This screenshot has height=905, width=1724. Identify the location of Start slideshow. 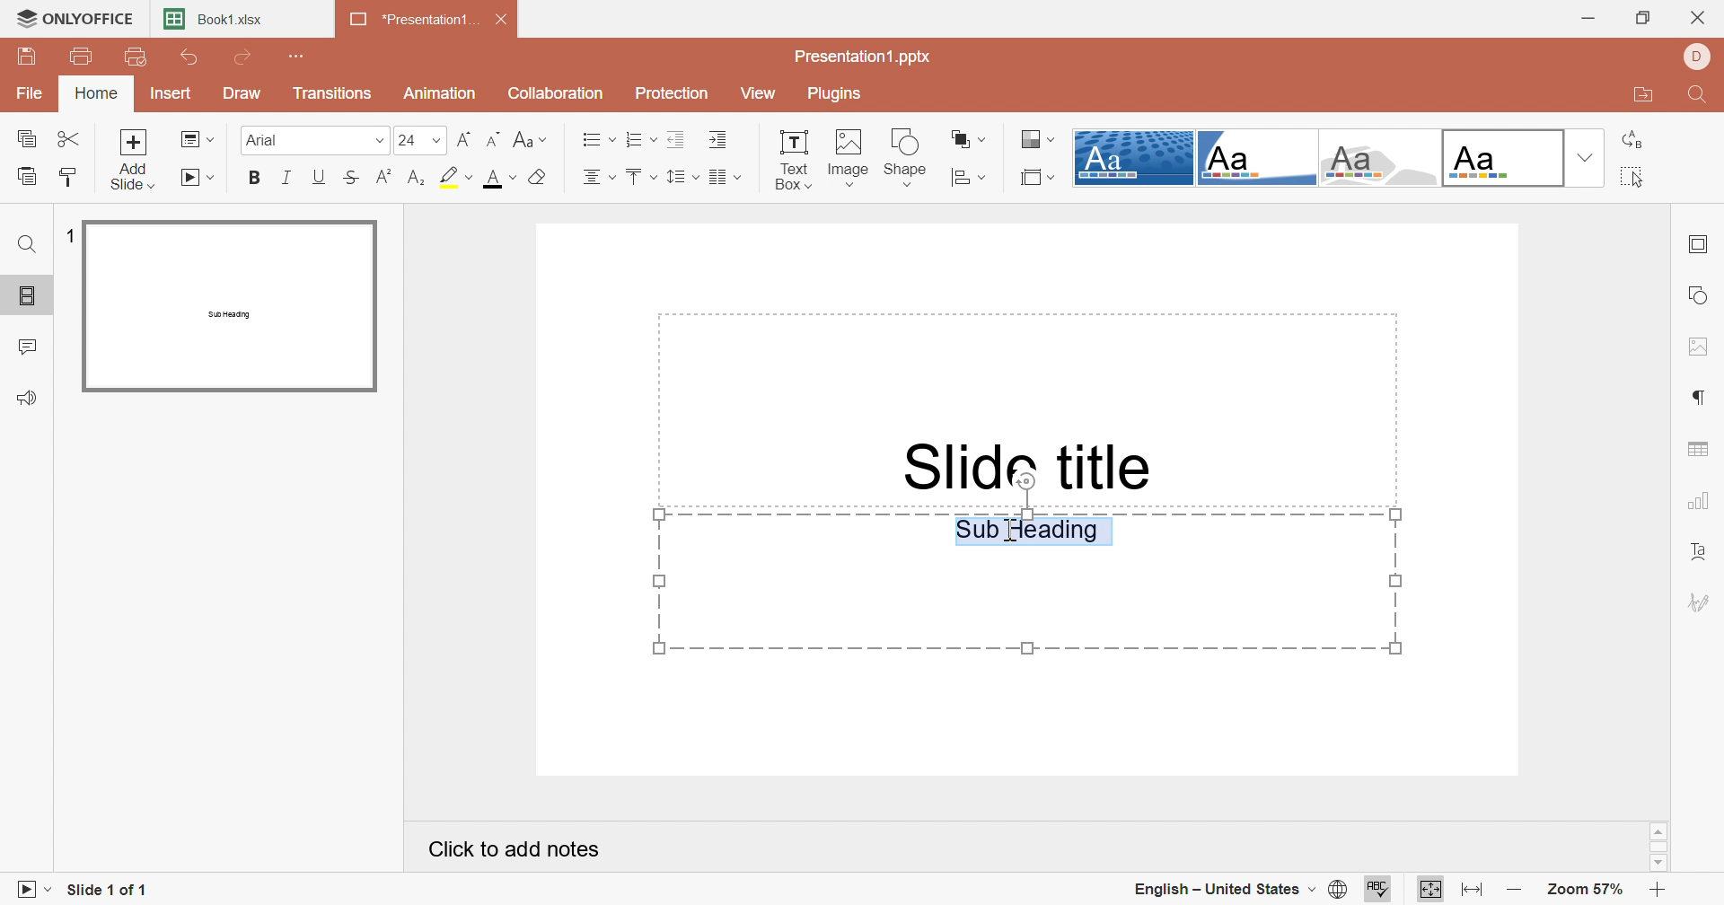
(32, 888).